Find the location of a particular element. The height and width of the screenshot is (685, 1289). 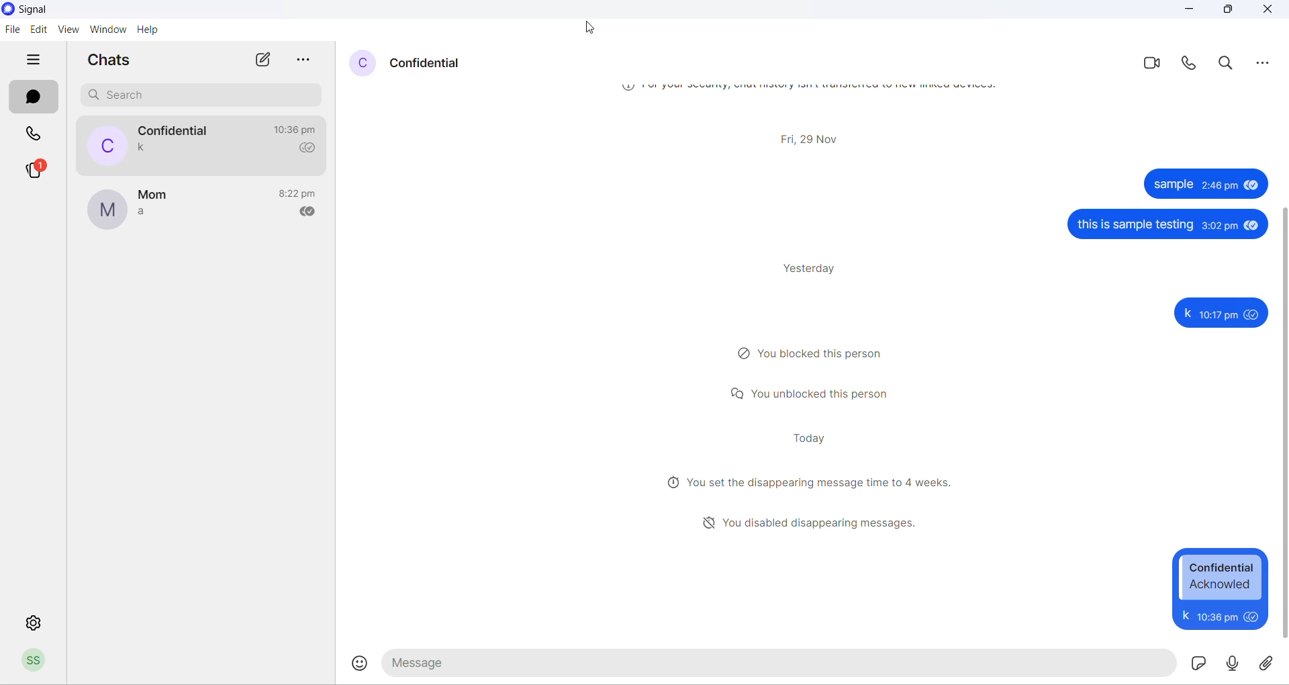

stories is located at coordinates (36, 171).